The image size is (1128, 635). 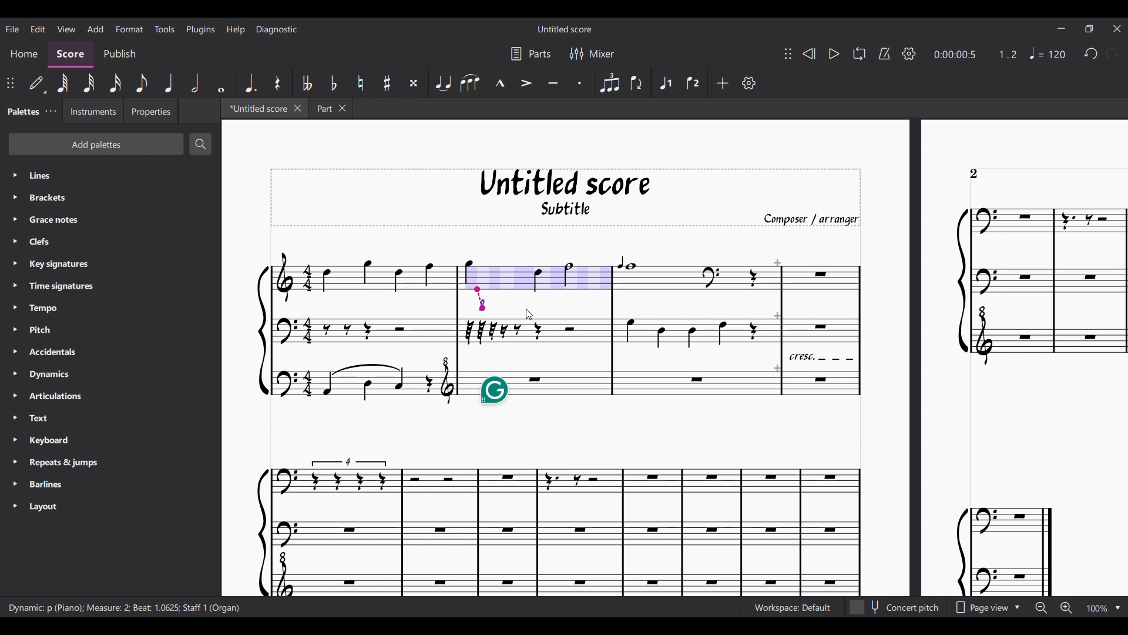 I want to click on Grammarly extension, so click(x=494, y=390).